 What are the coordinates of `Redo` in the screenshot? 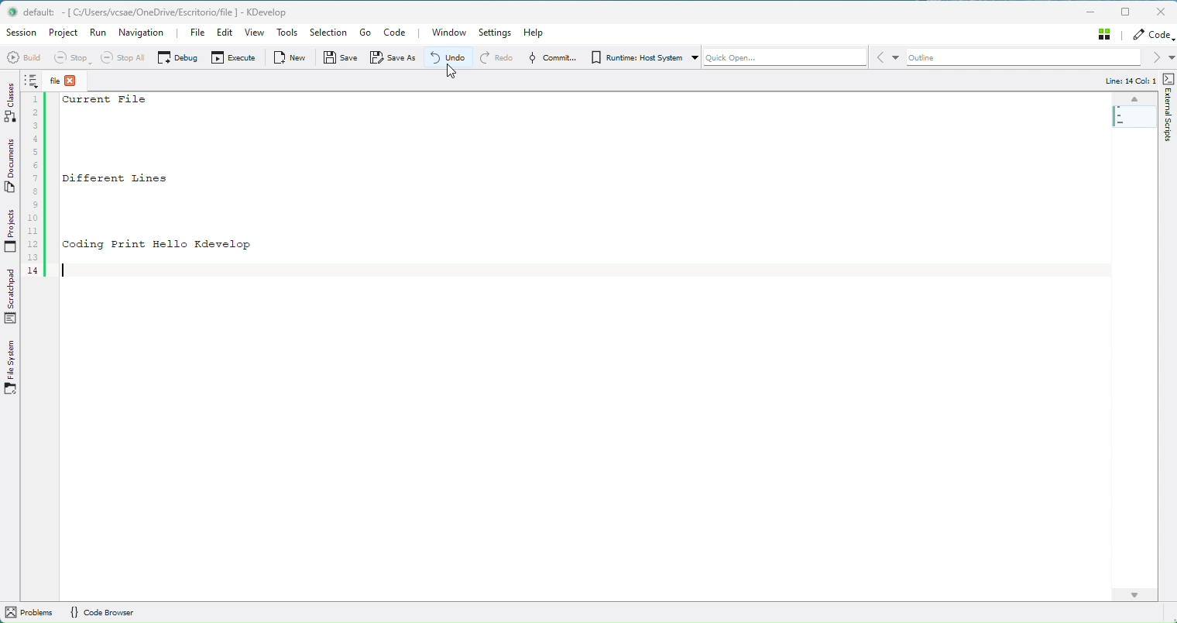 It's located at (502, 60).